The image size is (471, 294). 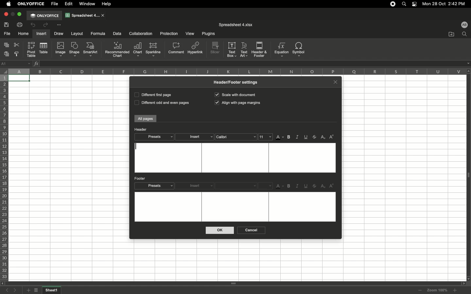 What do you see at coordinates (335, 81) in the screenshot?
I see `Close` at bounding box center [335, 81].